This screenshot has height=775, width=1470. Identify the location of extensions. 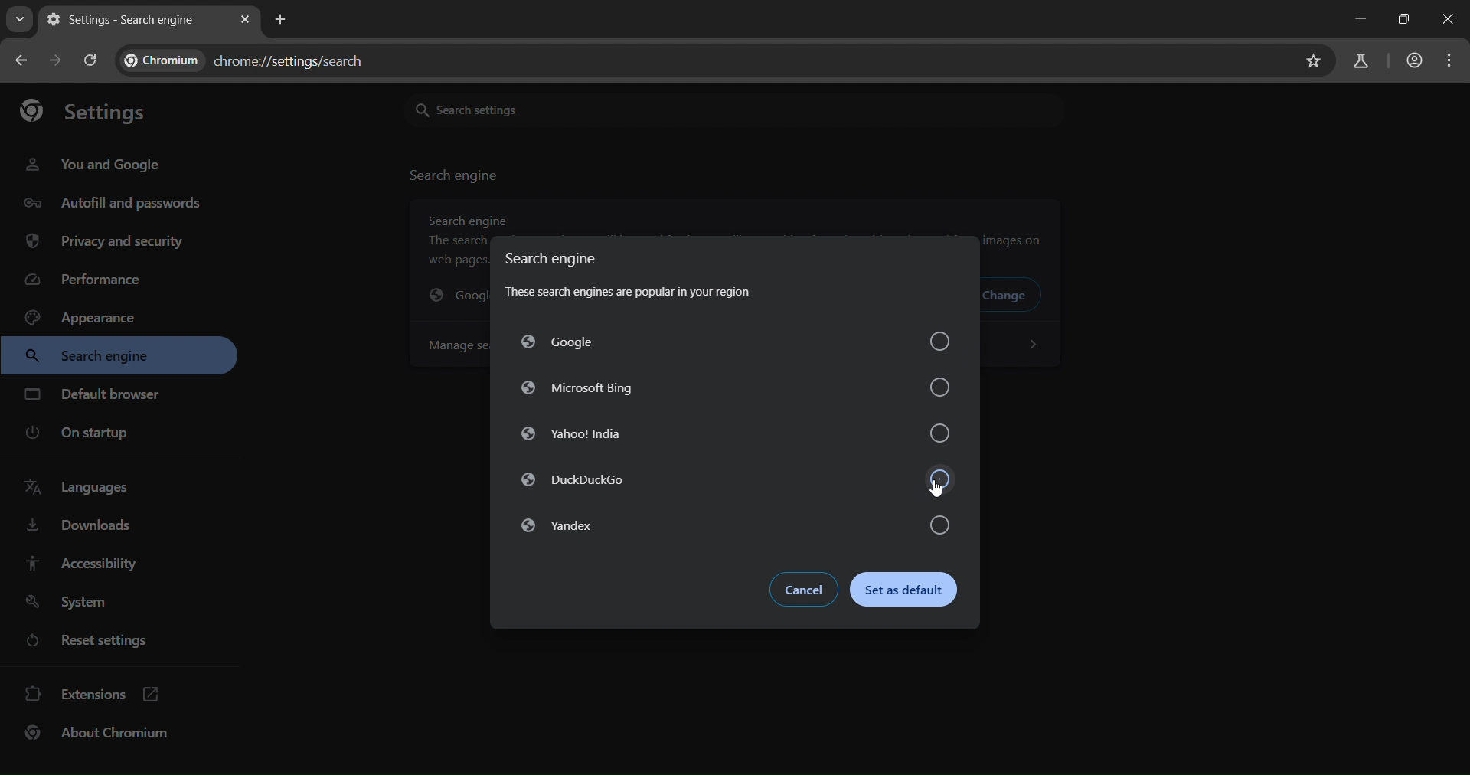
(92, 696).